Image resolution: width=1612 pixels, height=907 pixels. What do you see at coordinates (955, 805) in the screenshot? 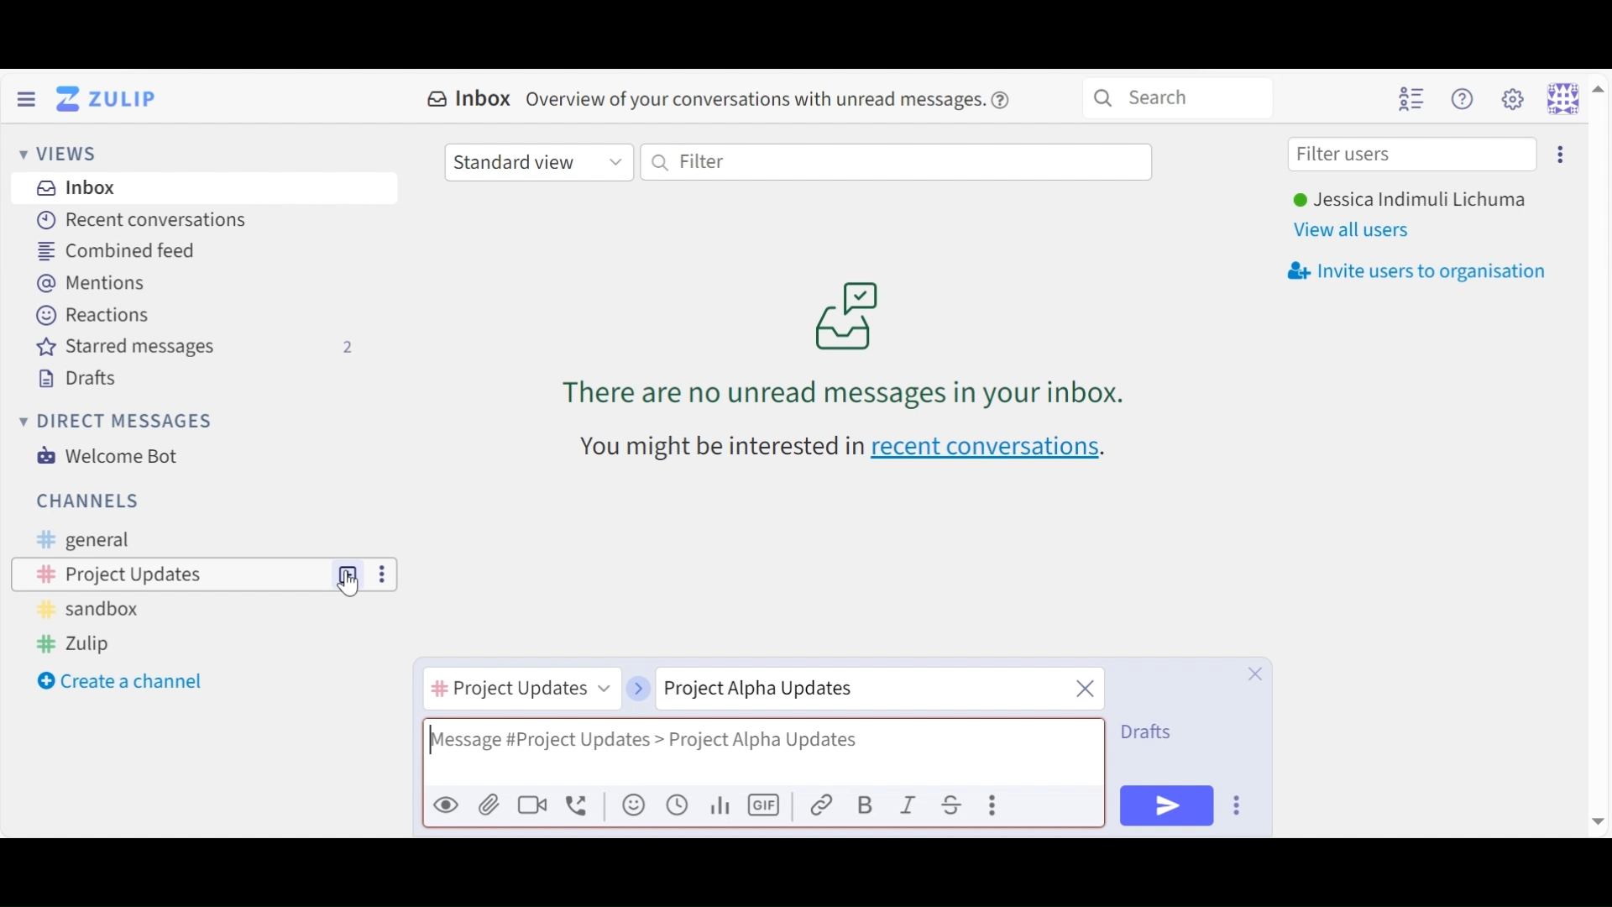
I see `Strikethrough` at bounding box center [955, 805].